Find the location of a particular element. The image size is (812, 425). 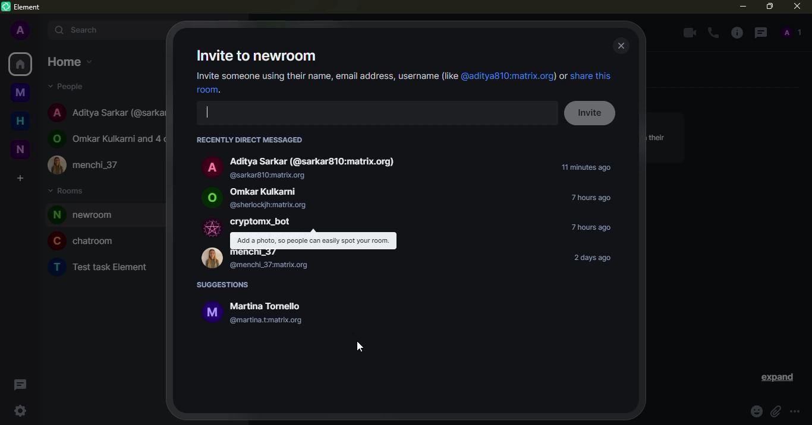

time is located at coordinates (595, 258).